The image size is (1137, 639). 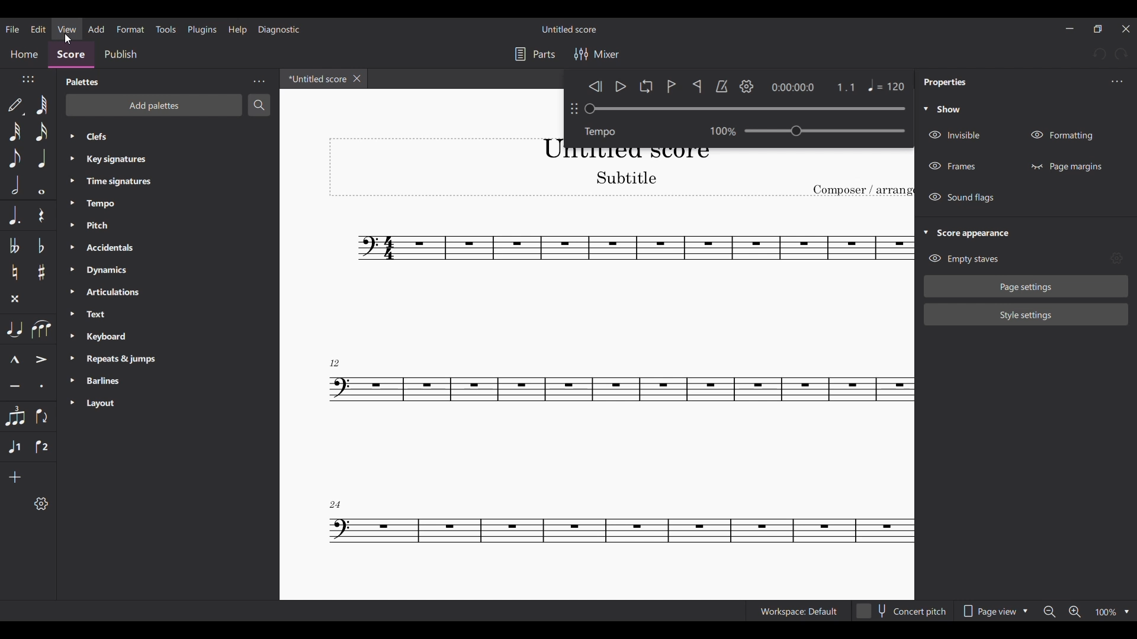 What do you see at coordinates (42, 131) in the screenshot?
I see `16th note` at bounding box center [42, 131].